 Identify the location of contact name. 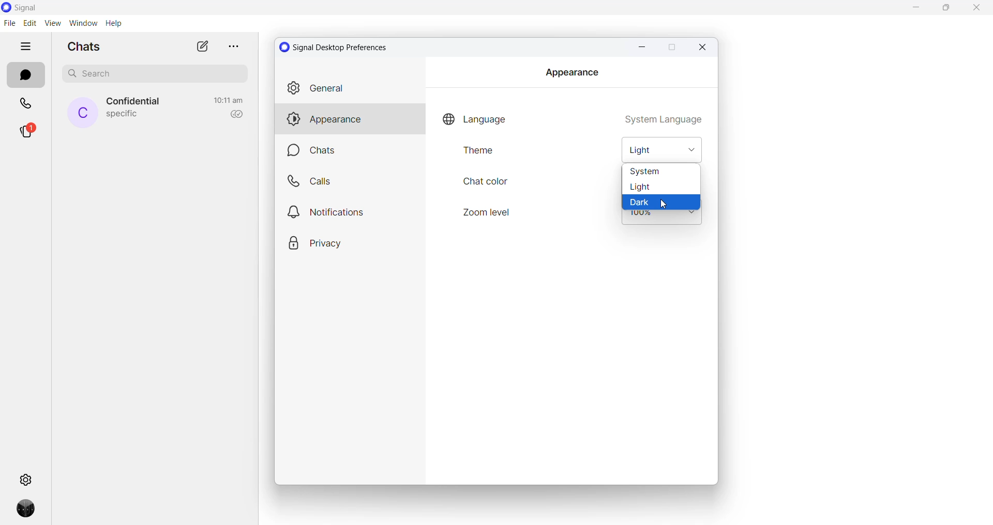
(136, 102).